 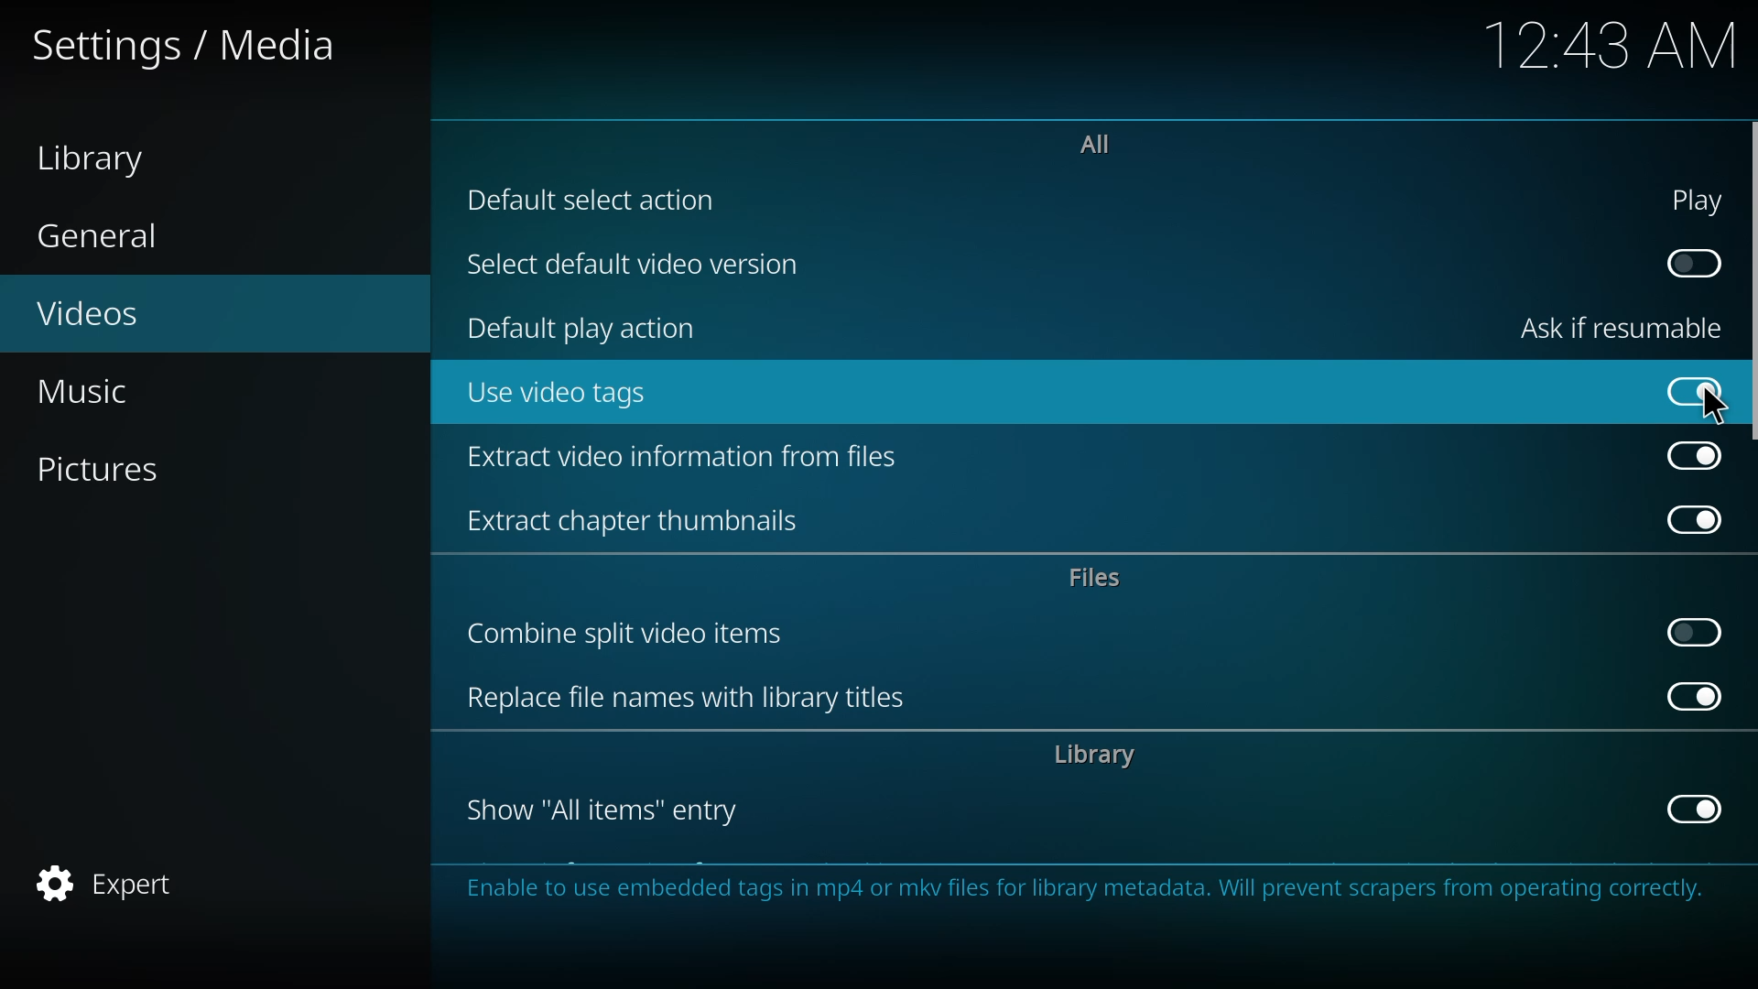 I want to click on extract video info from files, so click(x=689, y=462).